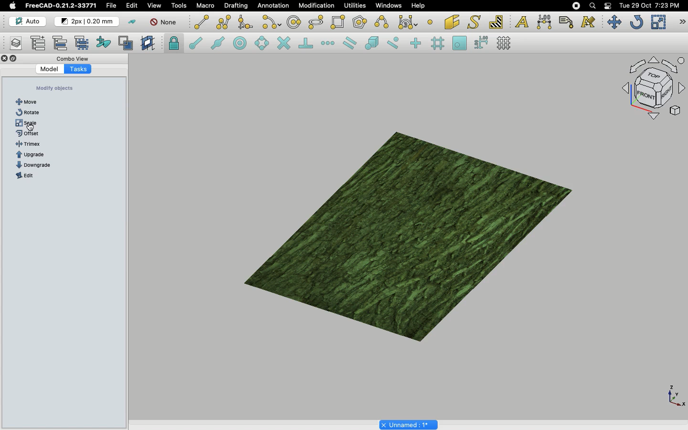  I want to click on Polygon, so click(359, 22).